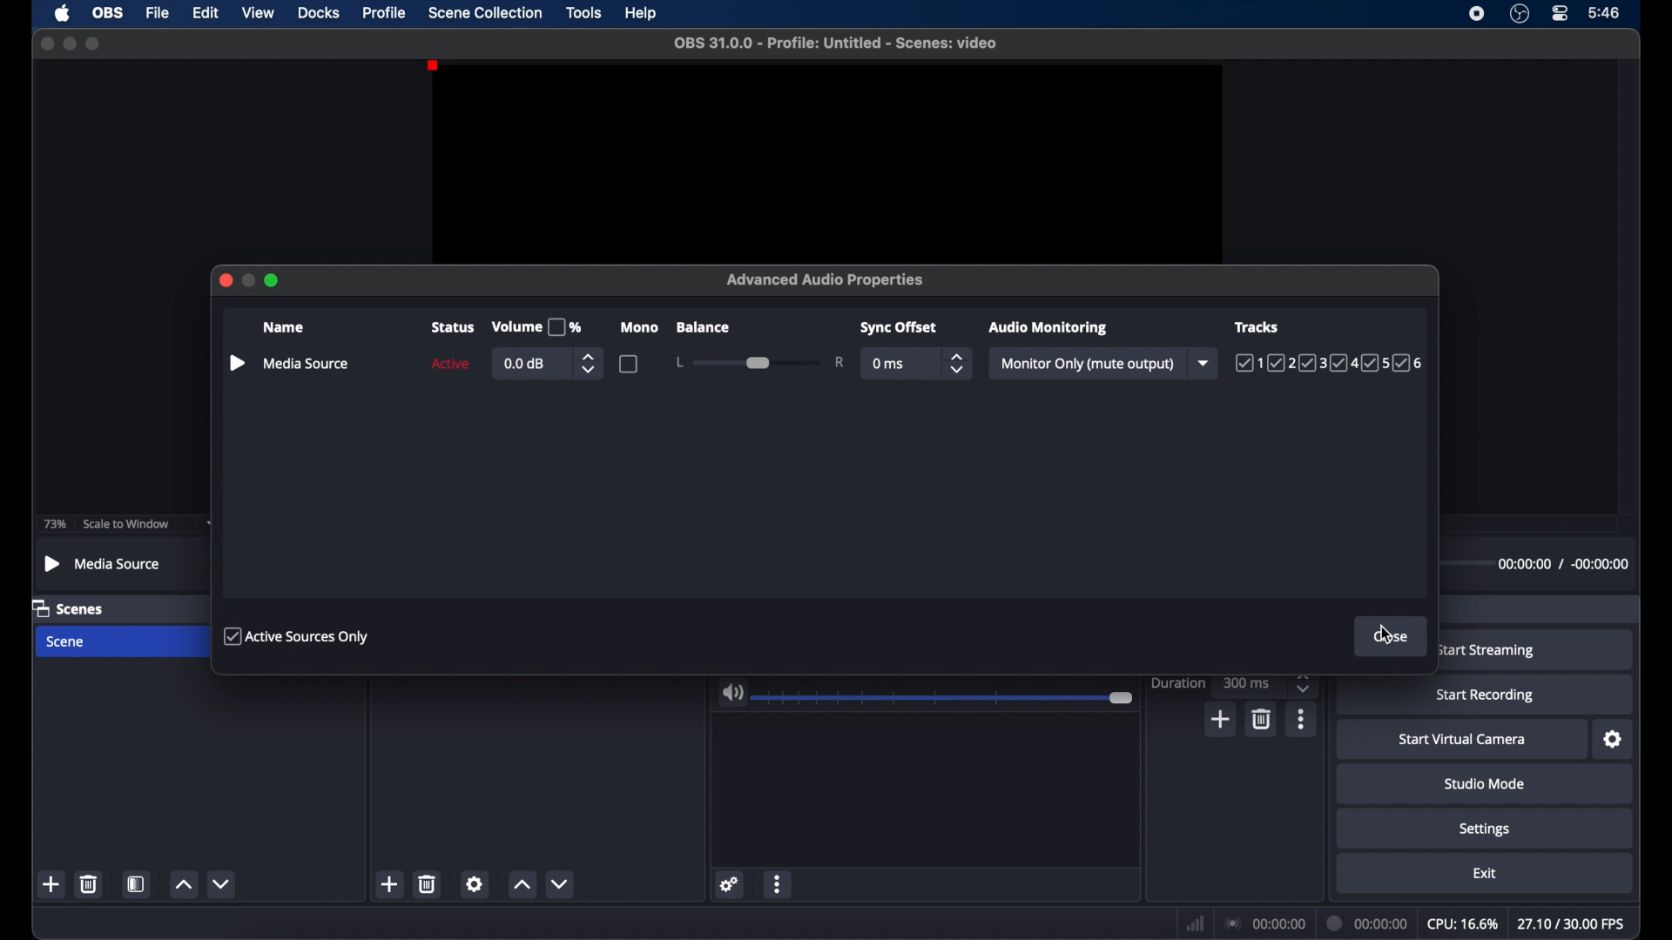 The height and width of the screenshot is (940, 1672). I want to click on sync offset, so click(900, 328).